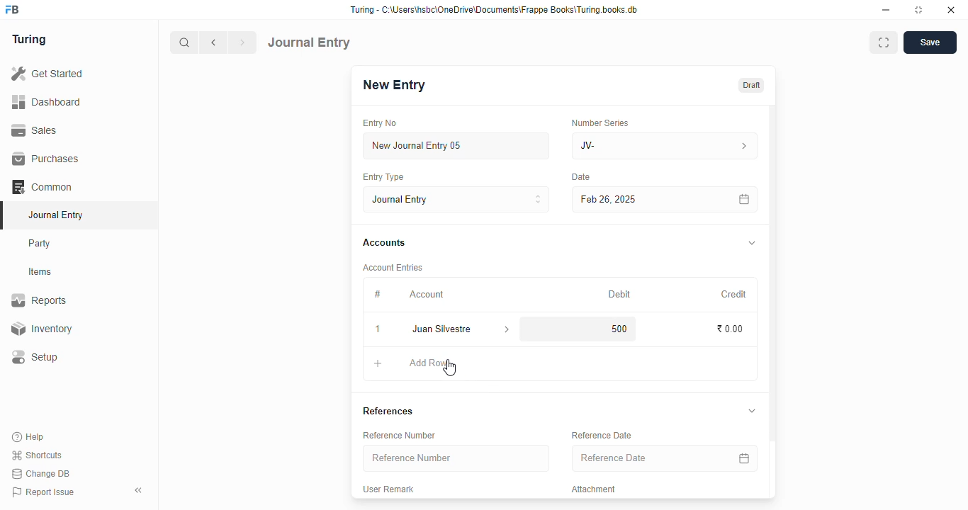 The width and height of the screenshot is (968, 510). Describe the element at coordinates (43, 187) in the screenshot. I see `common` at that location.